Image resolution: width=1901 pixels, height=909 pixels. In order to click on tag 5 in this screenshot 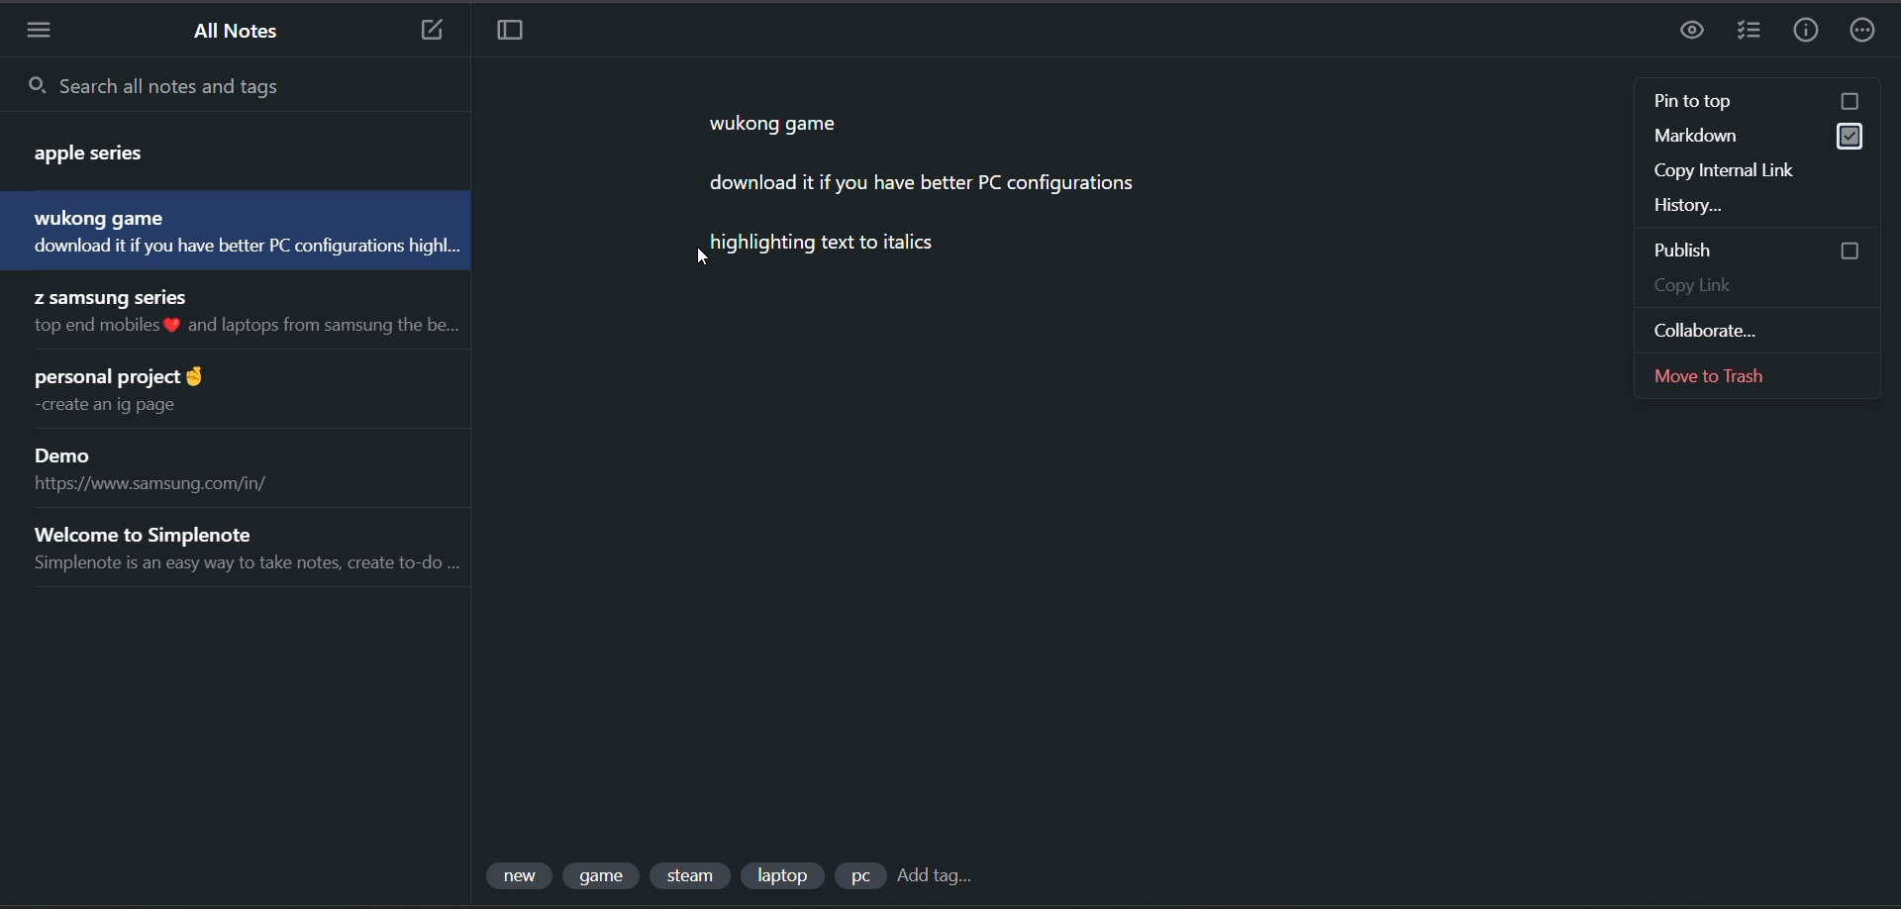, I will do `click(858, 876)`.